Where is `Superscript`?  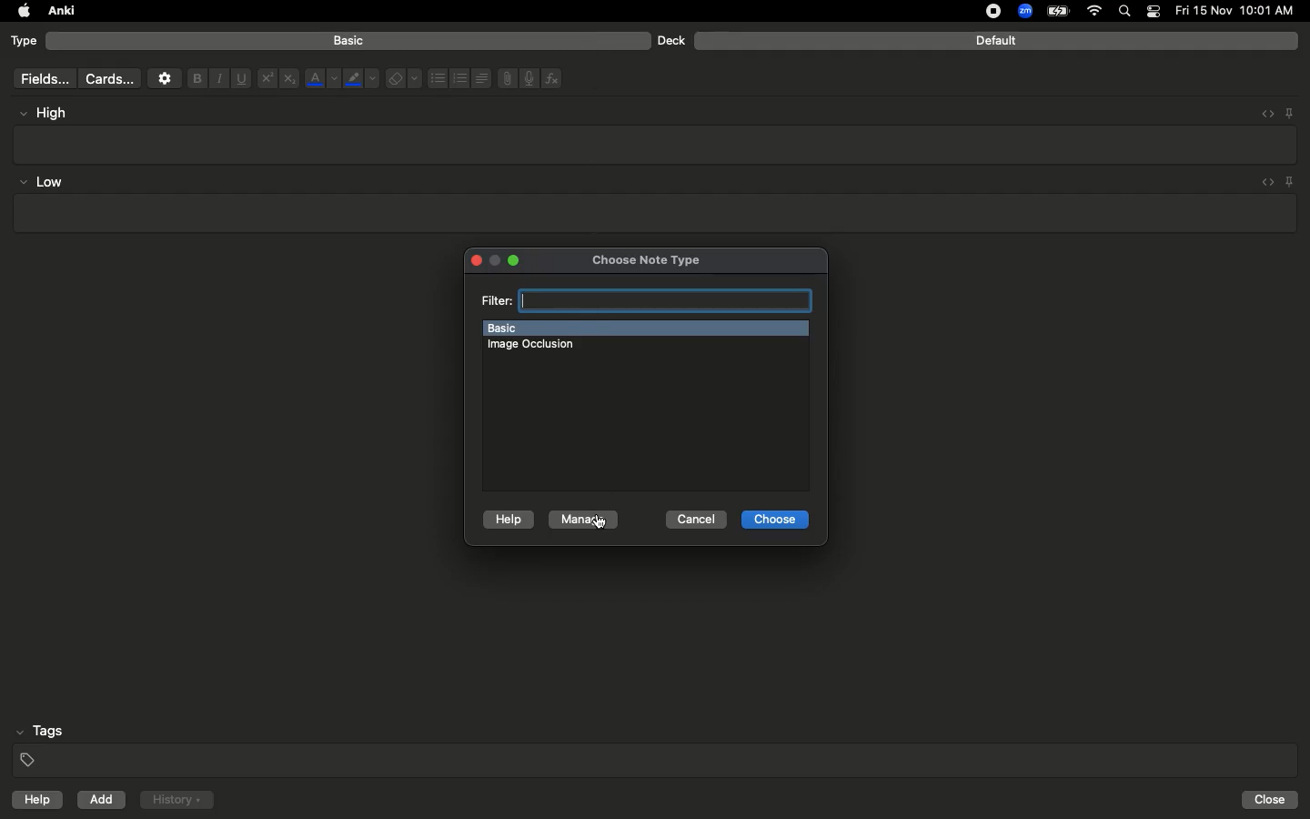
Superscript is located at coordinates (266, 79).